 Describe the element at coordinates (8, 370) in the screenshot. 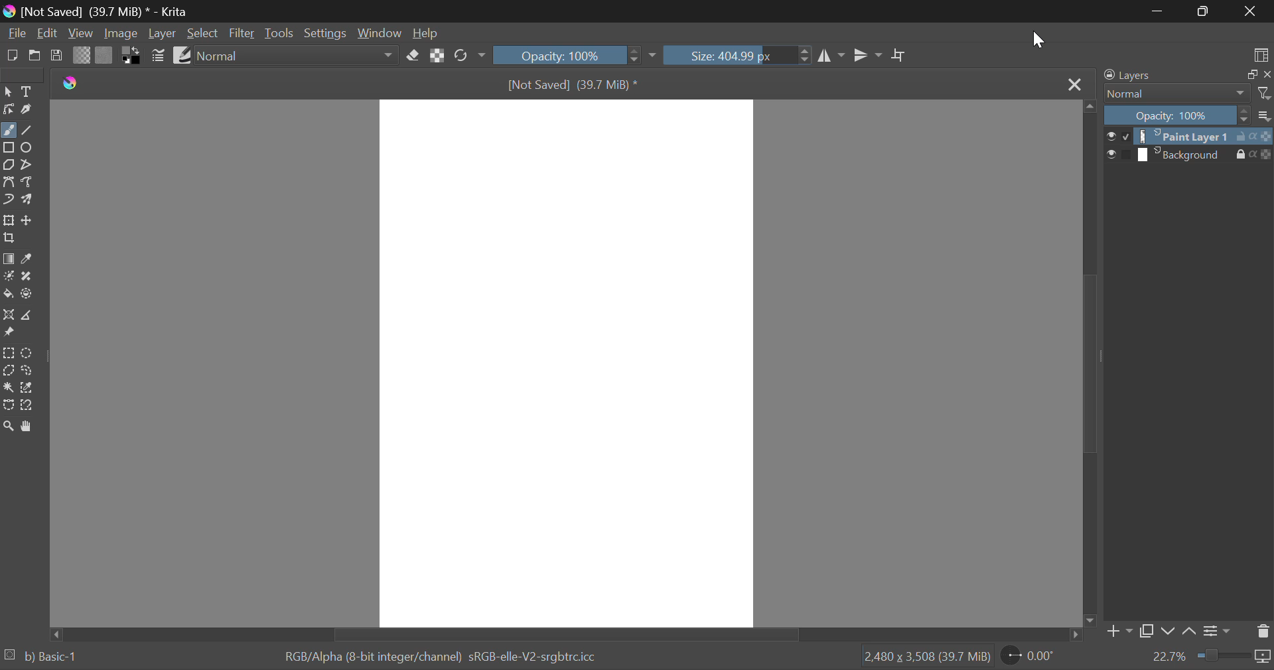

I see `Polygonal Selection` at that location.